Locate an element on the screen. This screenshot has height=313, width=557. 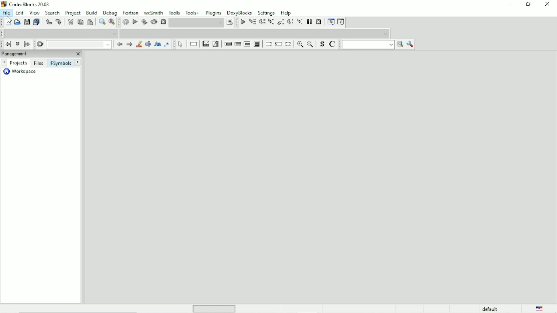
Selection is located at coordinates (216, 44).